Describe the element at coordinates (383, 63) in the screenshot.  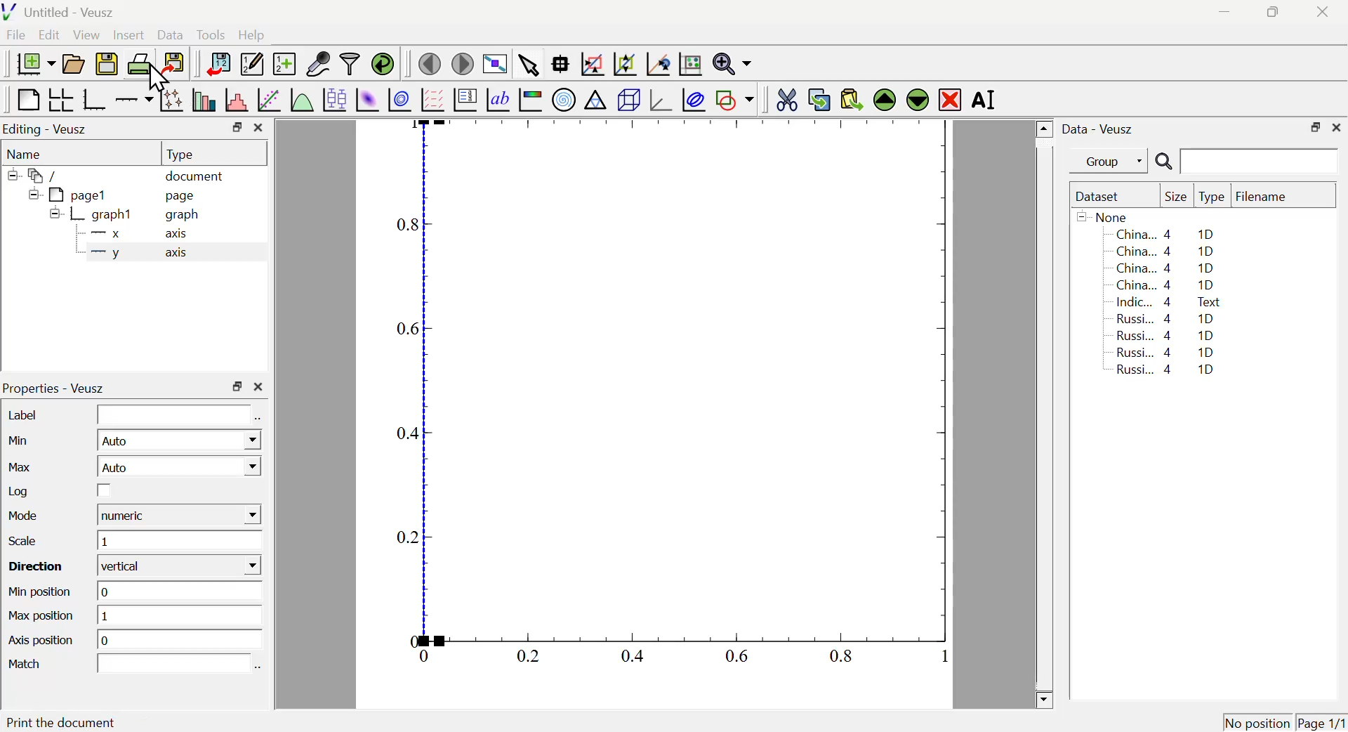
I see `Reload linked dataset` at that location.